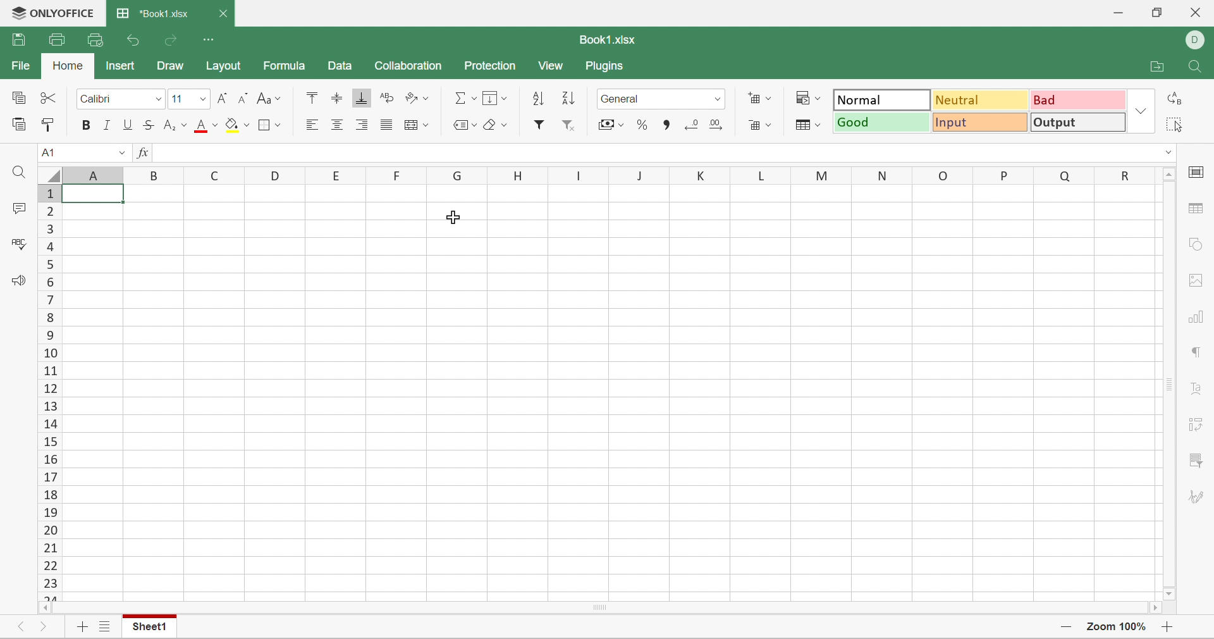 The width and height of the screenshot is (1214, 639). What do you see at coordinates (808, 125) in the screenshot?
I see `Format as table template` at bounding box center [808, 125].